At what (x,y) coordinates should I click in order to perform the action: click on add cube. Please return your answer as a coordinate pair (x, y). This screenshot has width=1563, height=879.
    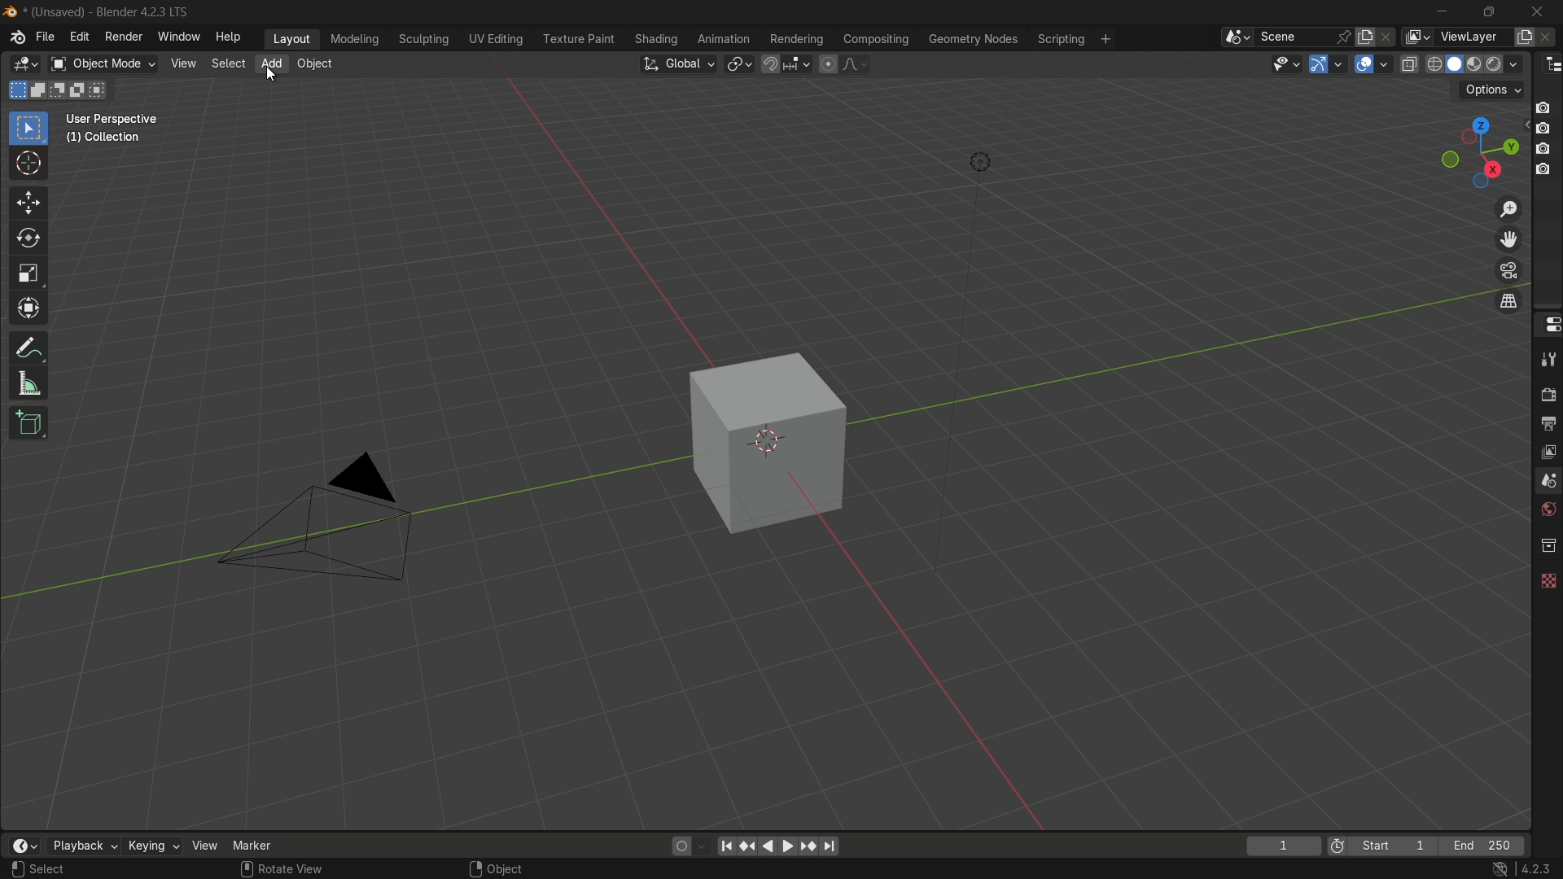
    Looking at the image, I should click on (28, 424).